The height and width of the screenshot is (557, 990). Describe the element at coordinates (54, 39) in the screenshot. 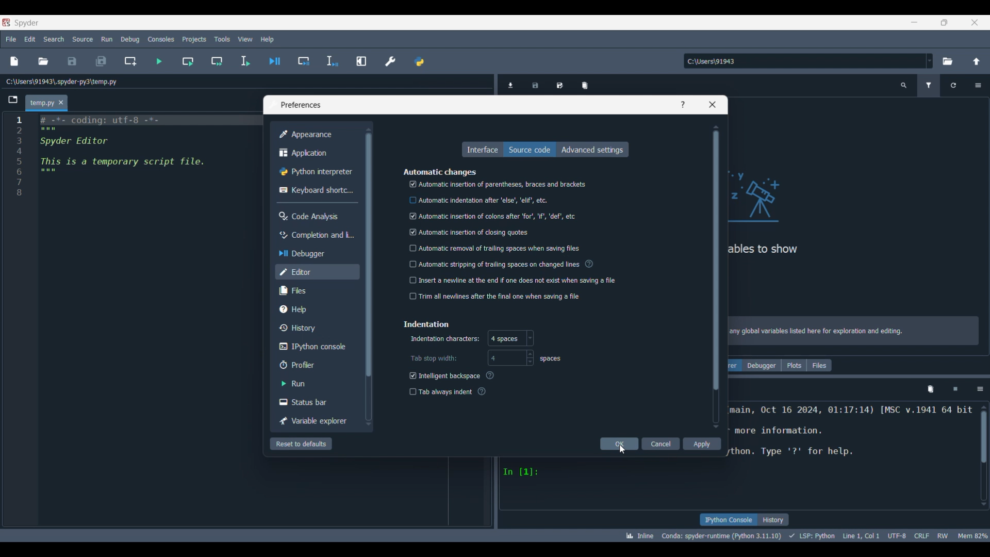

I see `Search menu` at that location.